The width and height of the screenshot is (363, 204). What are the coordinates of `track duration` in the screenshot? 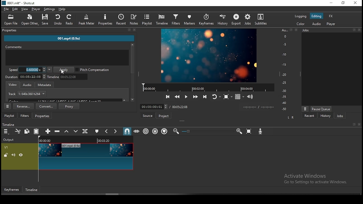 It's located at (180, 107).